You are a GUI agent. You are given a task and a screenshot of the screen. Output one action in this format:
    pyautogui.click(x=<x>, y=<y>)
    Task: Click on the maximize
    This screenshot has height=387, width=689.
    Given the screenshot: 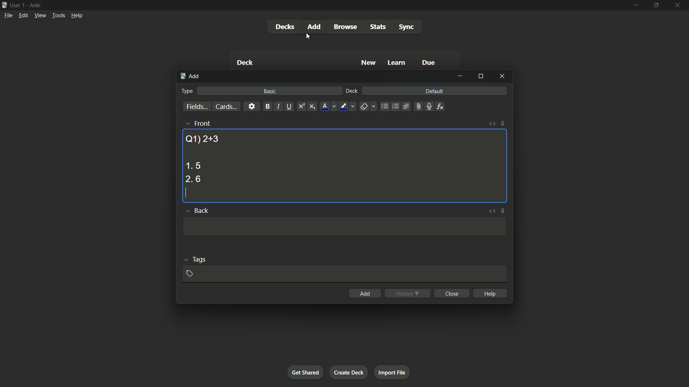 What is the action you would take?
    pyautogui.click(x=655, y=5)
    